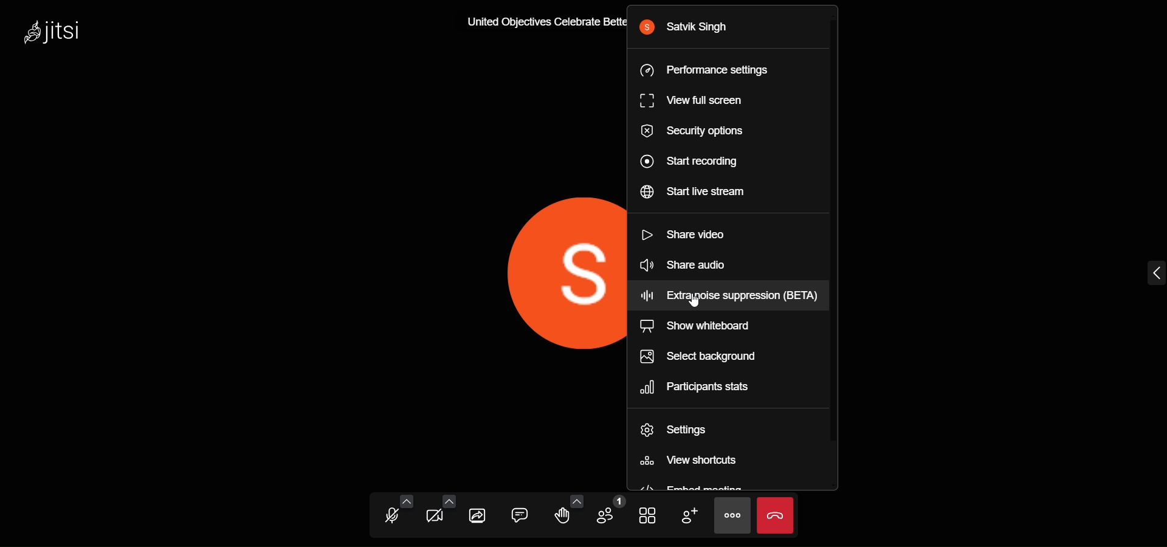  Describe the element at coordinates (714, 69) in the screenshot. I see `performance setting` at that location.